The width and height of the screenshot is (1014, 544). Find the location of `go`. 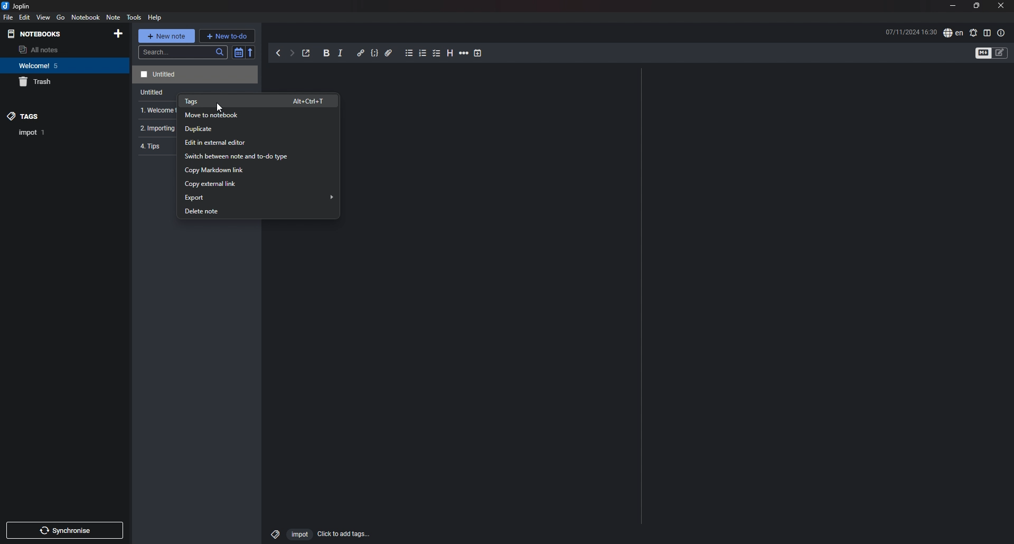

go is located at coordinates (61, 17).